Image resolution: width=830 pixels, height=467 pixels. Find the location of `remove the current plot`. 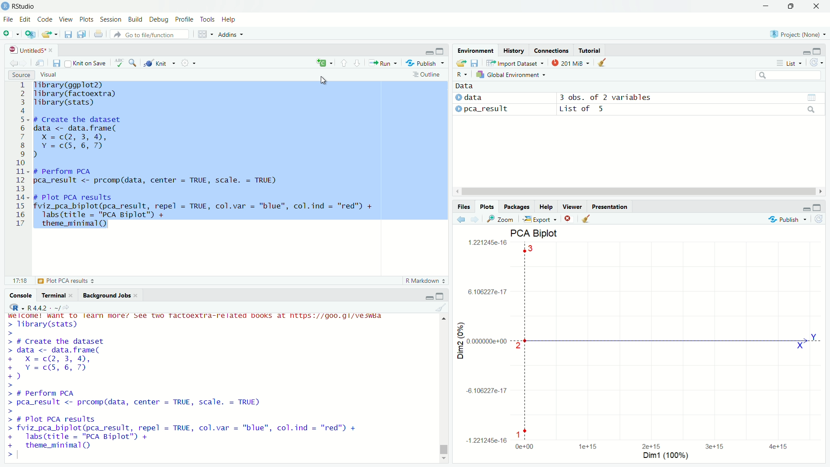

remove the current plot is located at coordinates (568, 218).